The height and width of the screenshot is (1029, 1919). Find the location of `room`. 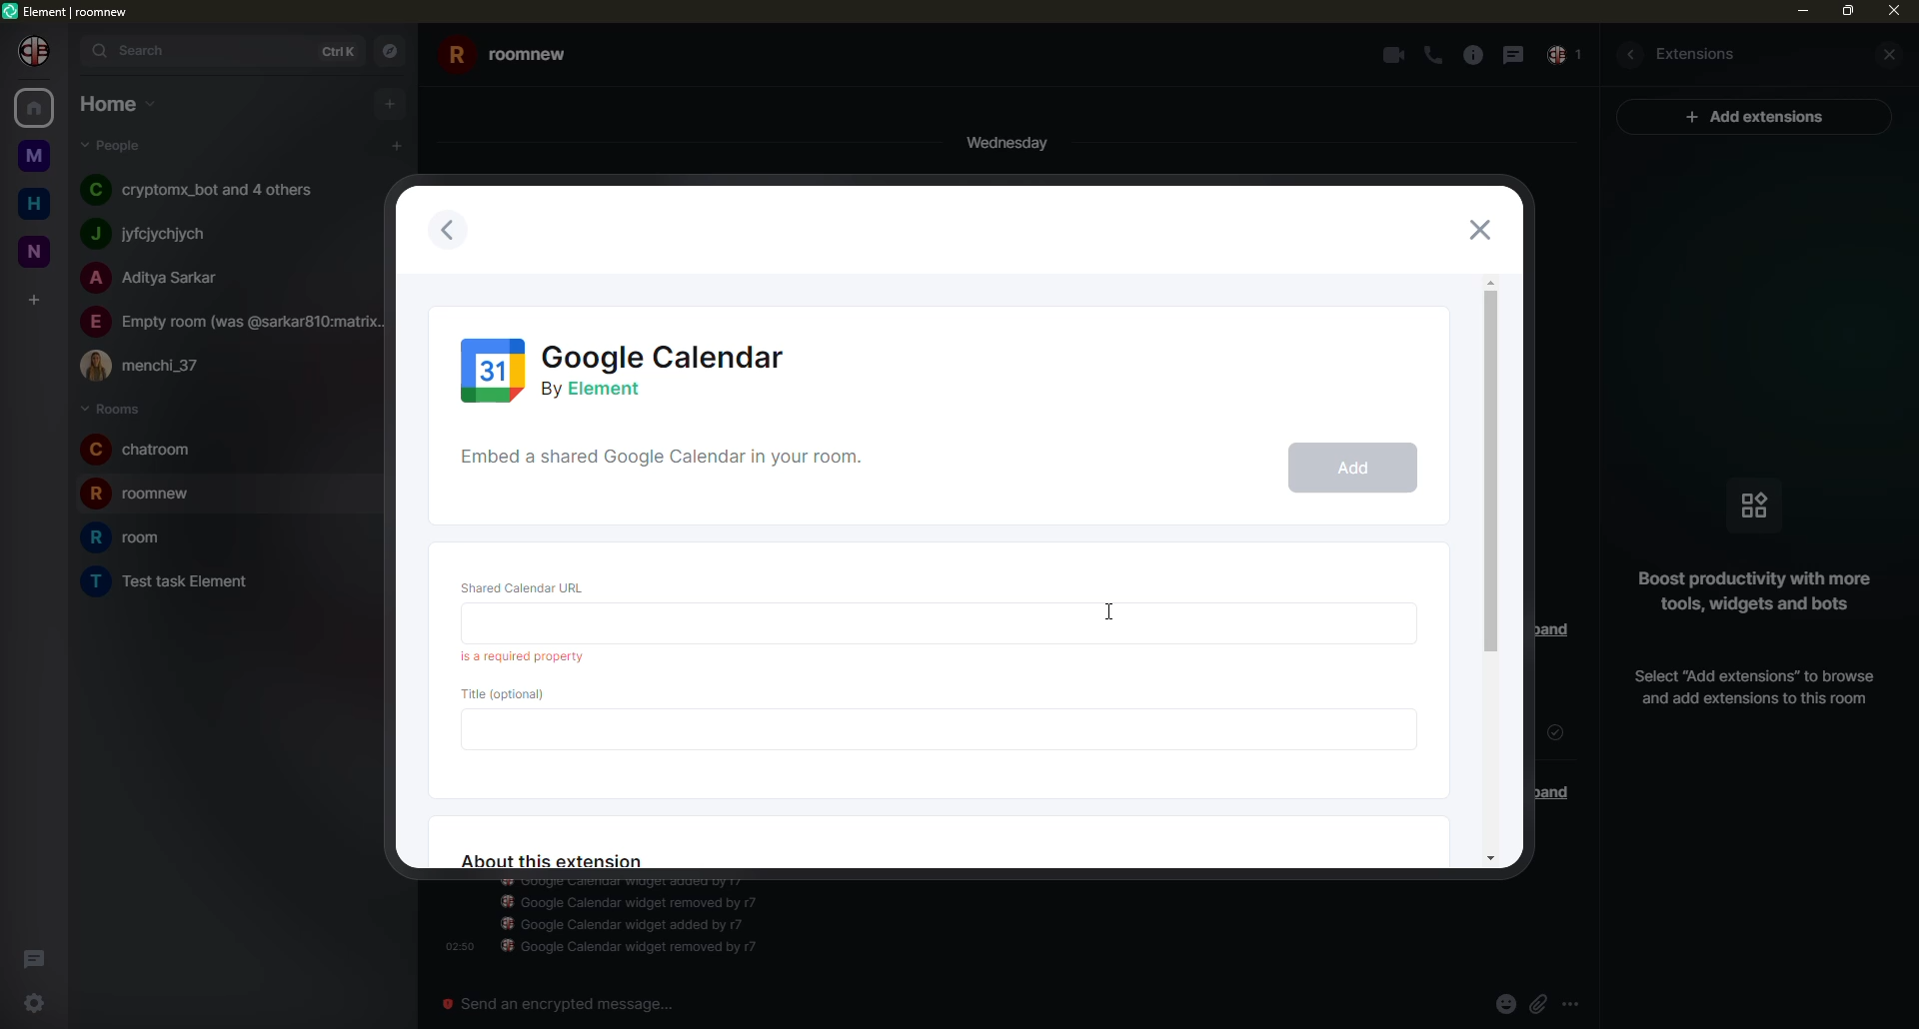

room is located at coordinates (38, 251).